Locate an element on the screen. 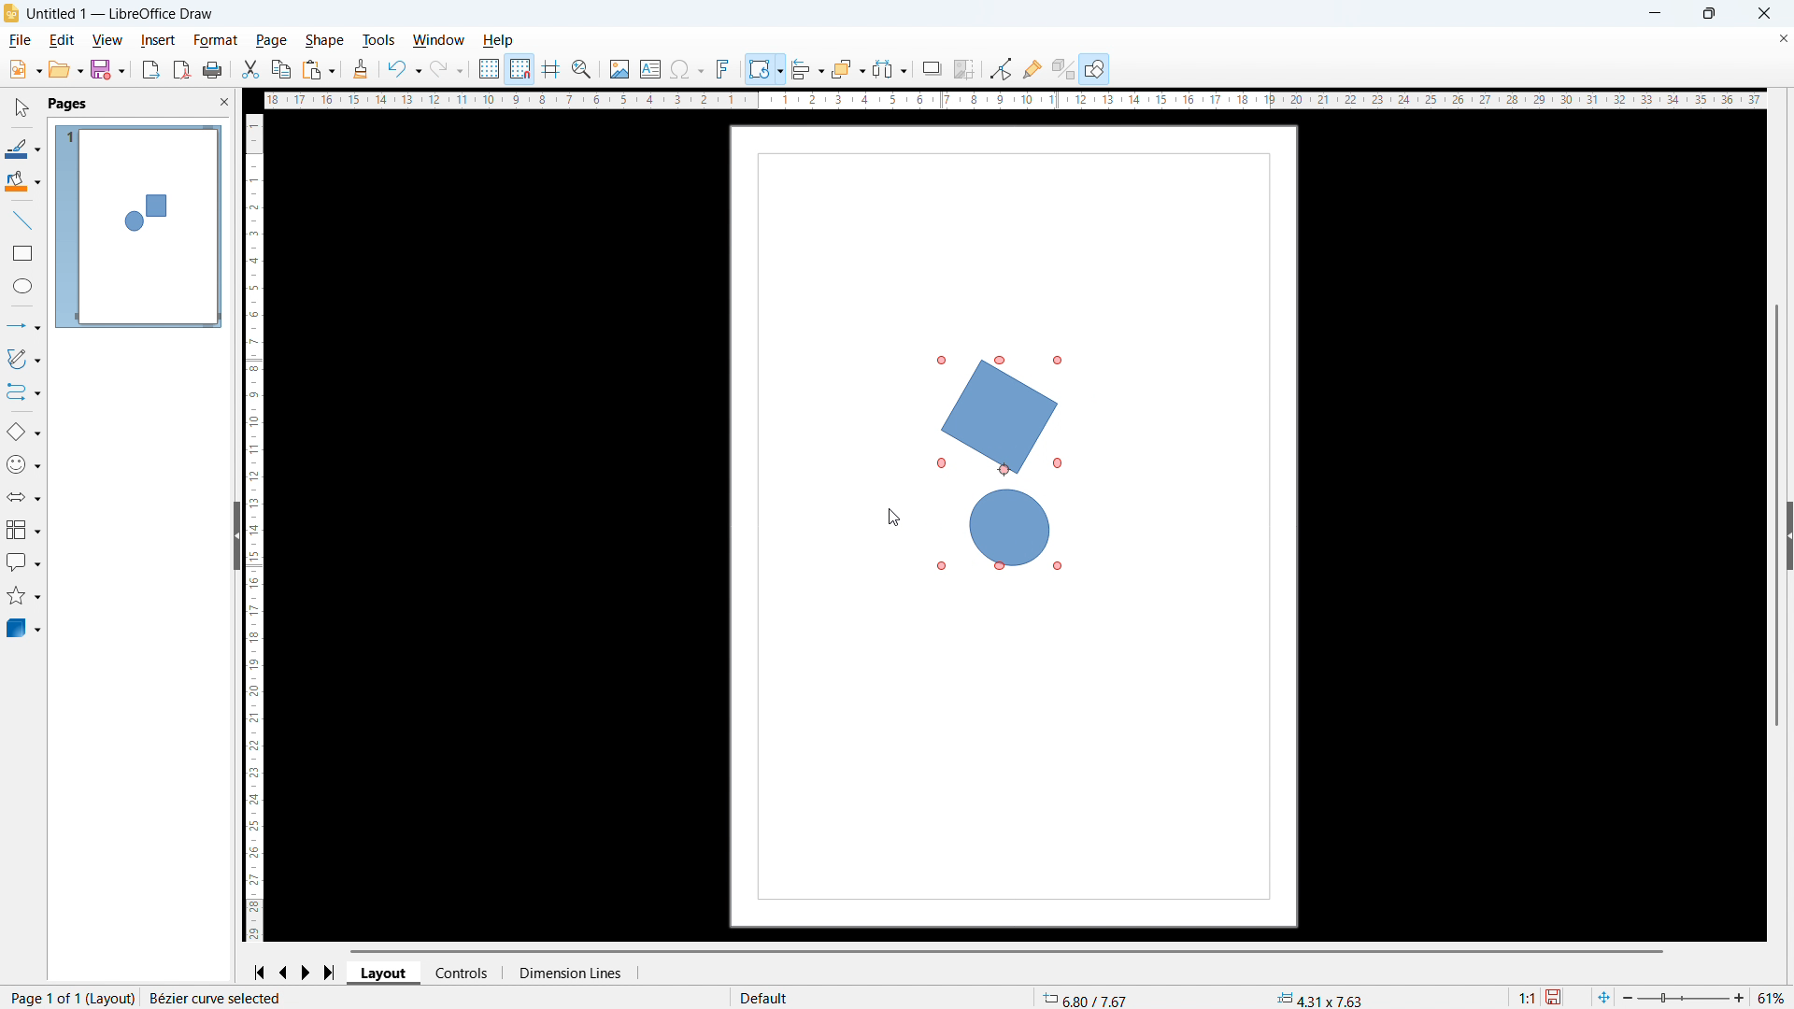 The image size is (1794, 1009). Stars and banners  is located at coordinates (21, 597).